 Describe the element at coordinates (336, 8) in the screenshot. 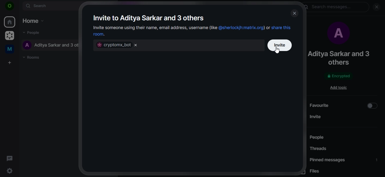

I see `search messages` at that location.